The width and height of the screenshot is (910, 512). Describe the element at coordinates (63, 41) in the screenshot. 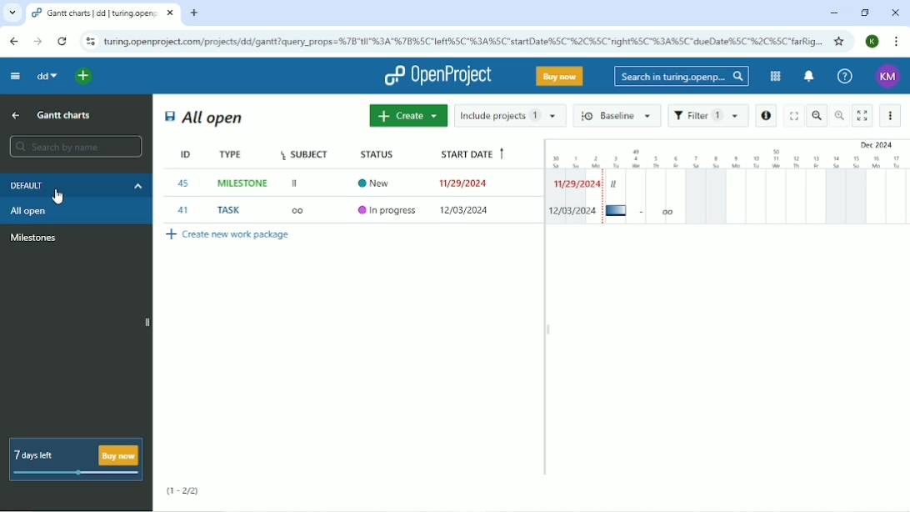

I see `Reload this page` at that location.